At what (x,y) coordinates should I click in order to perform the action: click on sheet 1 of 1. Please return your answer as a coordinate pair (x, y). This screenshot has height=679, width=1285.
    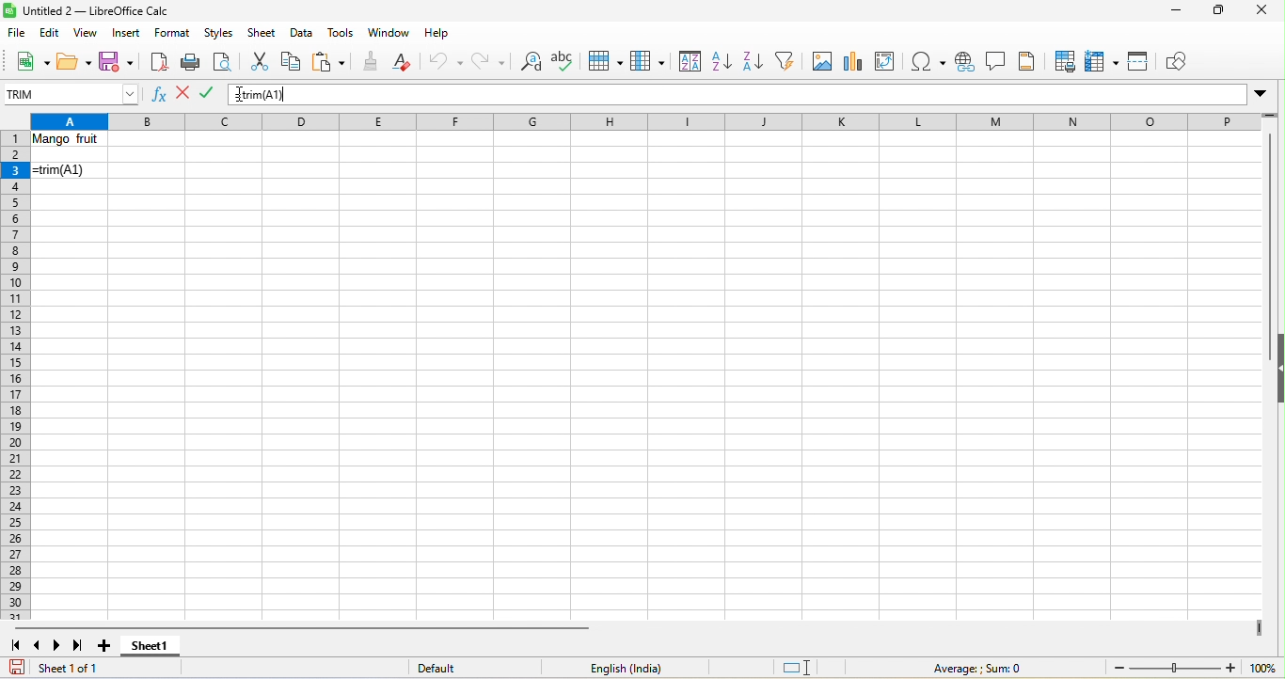
    Looking at the image, I should click on (62, 668).